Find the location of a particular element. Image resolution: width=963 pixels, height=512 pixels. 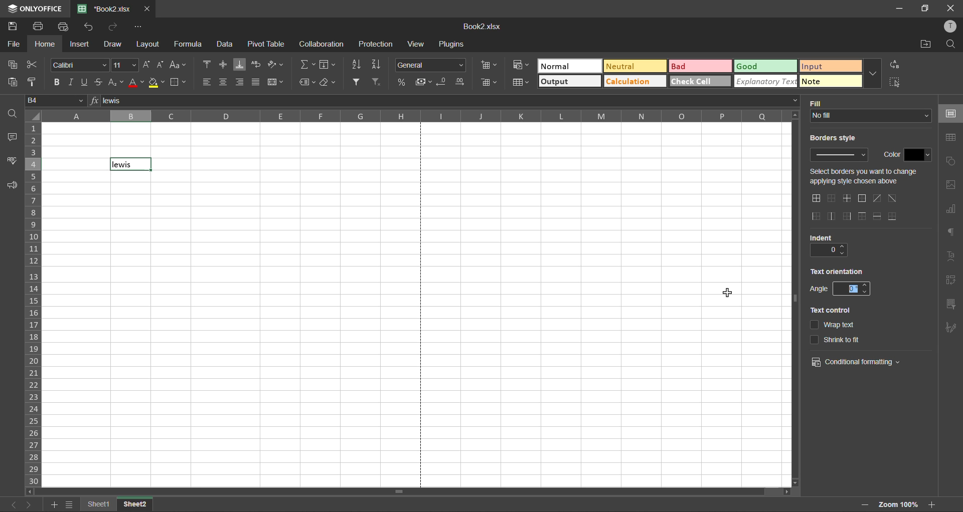

column names is located at coordinates (415, 115).